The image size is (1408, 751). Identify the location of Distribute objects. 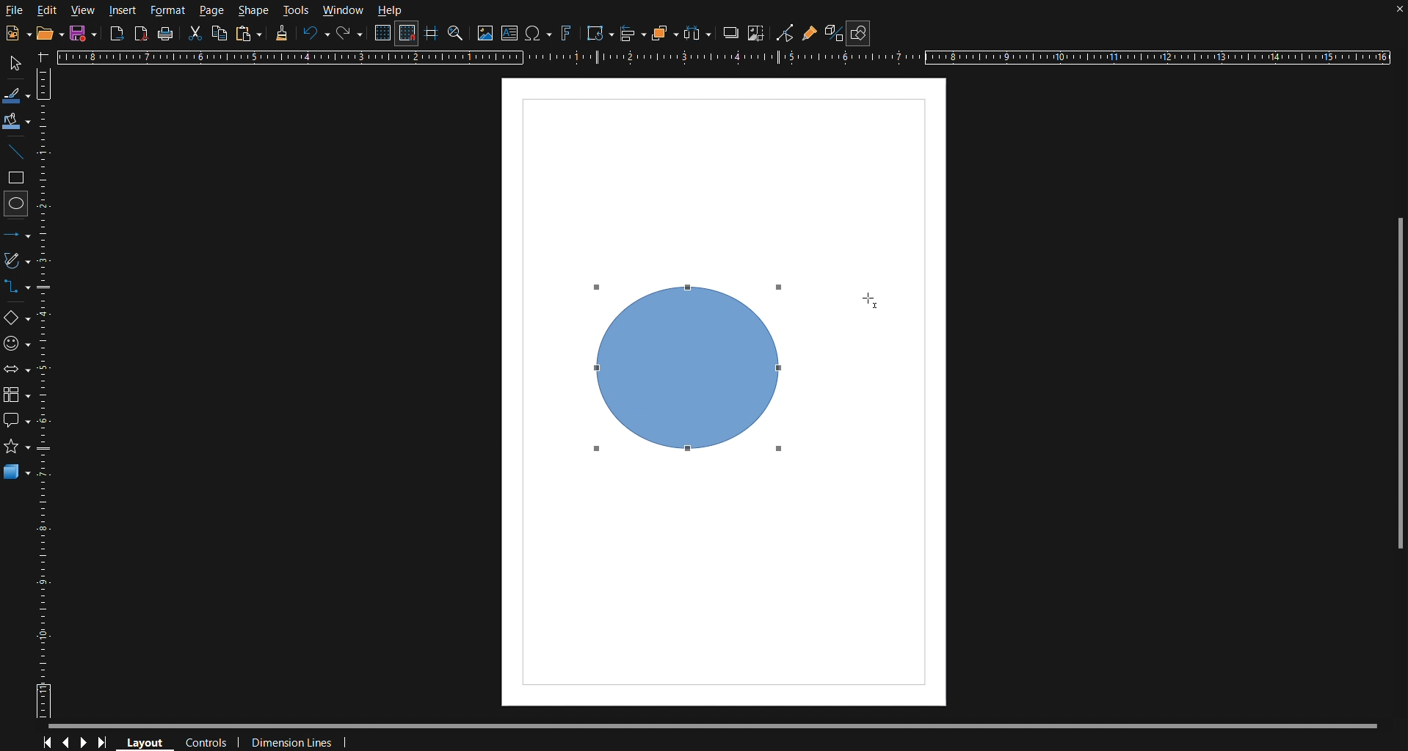
(702, 34).